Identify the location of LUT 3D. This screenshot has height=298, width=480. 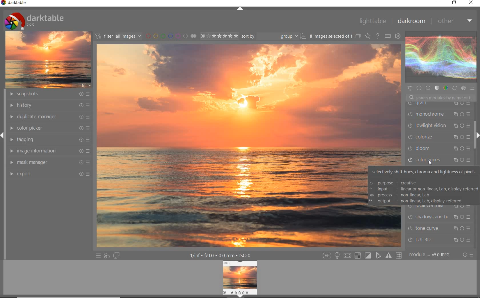
(437, 240).